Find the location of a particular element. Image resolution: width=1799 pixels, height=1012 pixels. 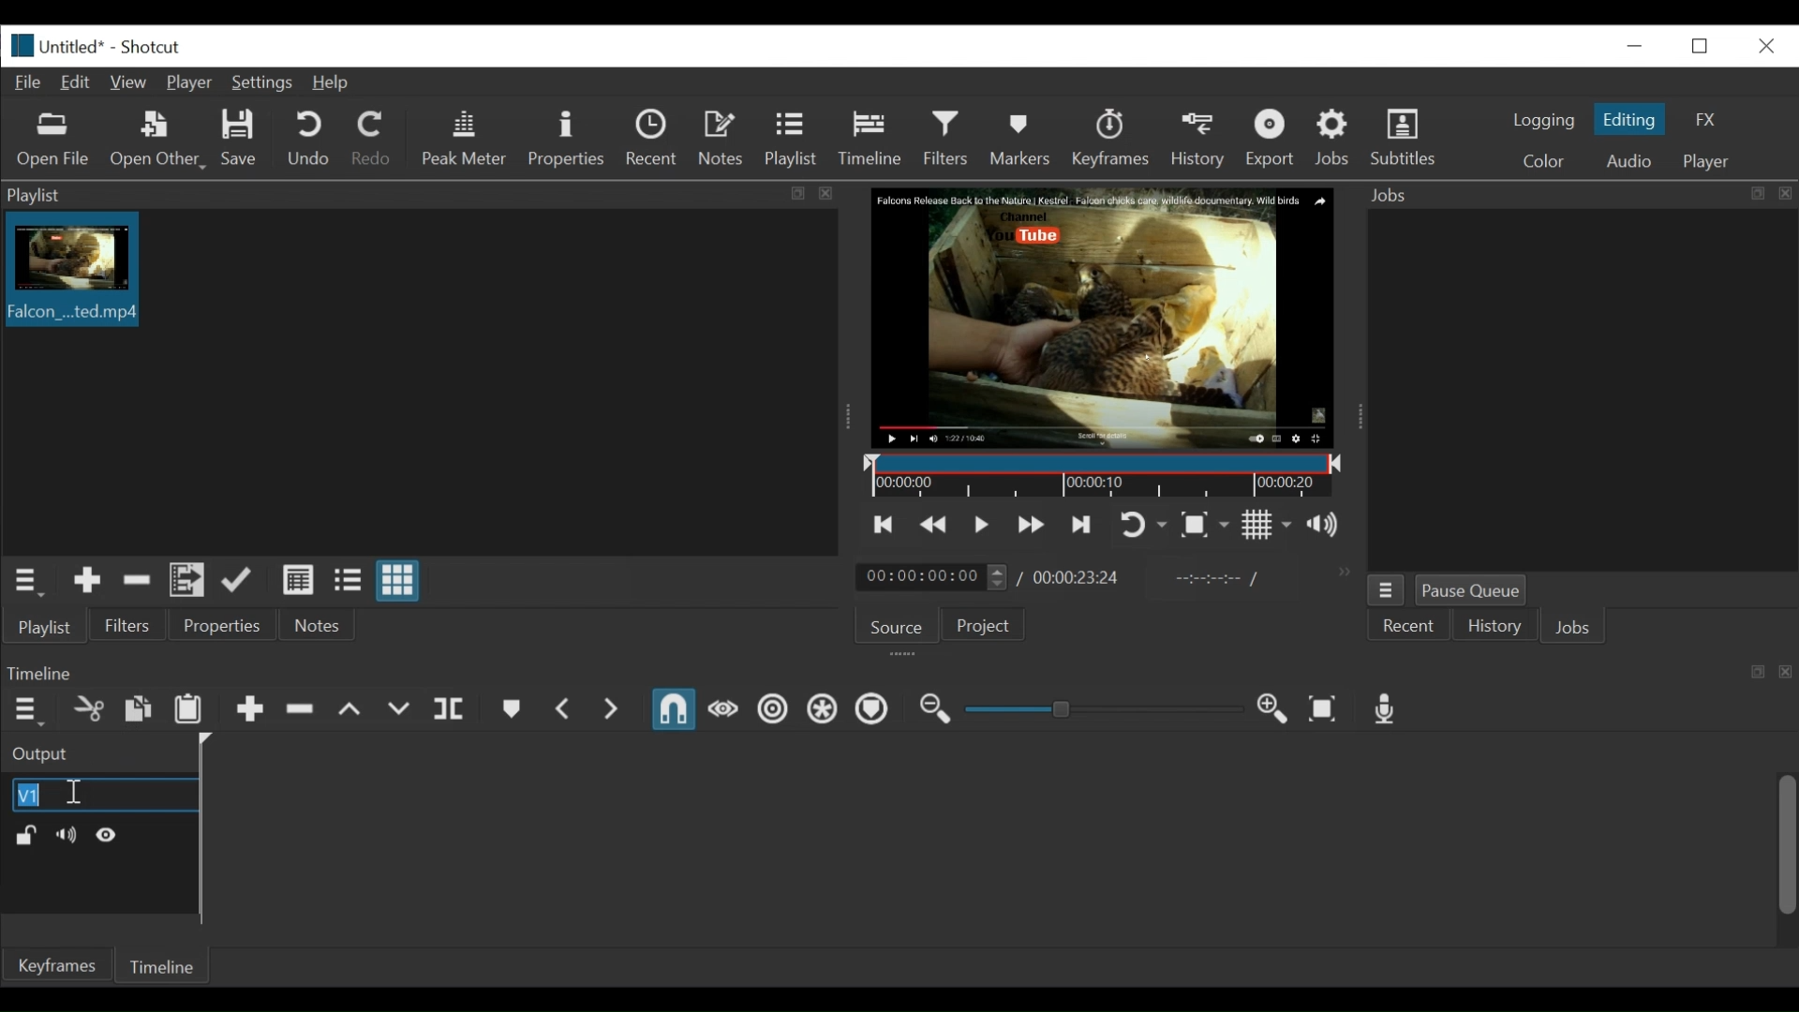

Export is located at coordinates (1271, 140).